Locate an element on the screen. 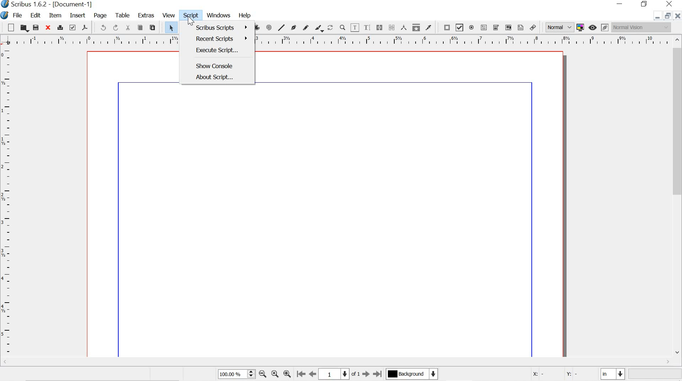 The width and height of the screenshot is (682, 381). Help is located at coordinates (245, 15).